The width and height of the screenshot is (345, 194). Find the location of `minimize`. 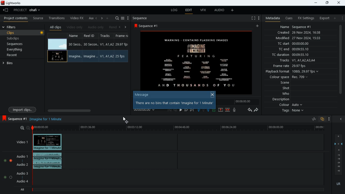

minimize is located at coordinates (315, 3).